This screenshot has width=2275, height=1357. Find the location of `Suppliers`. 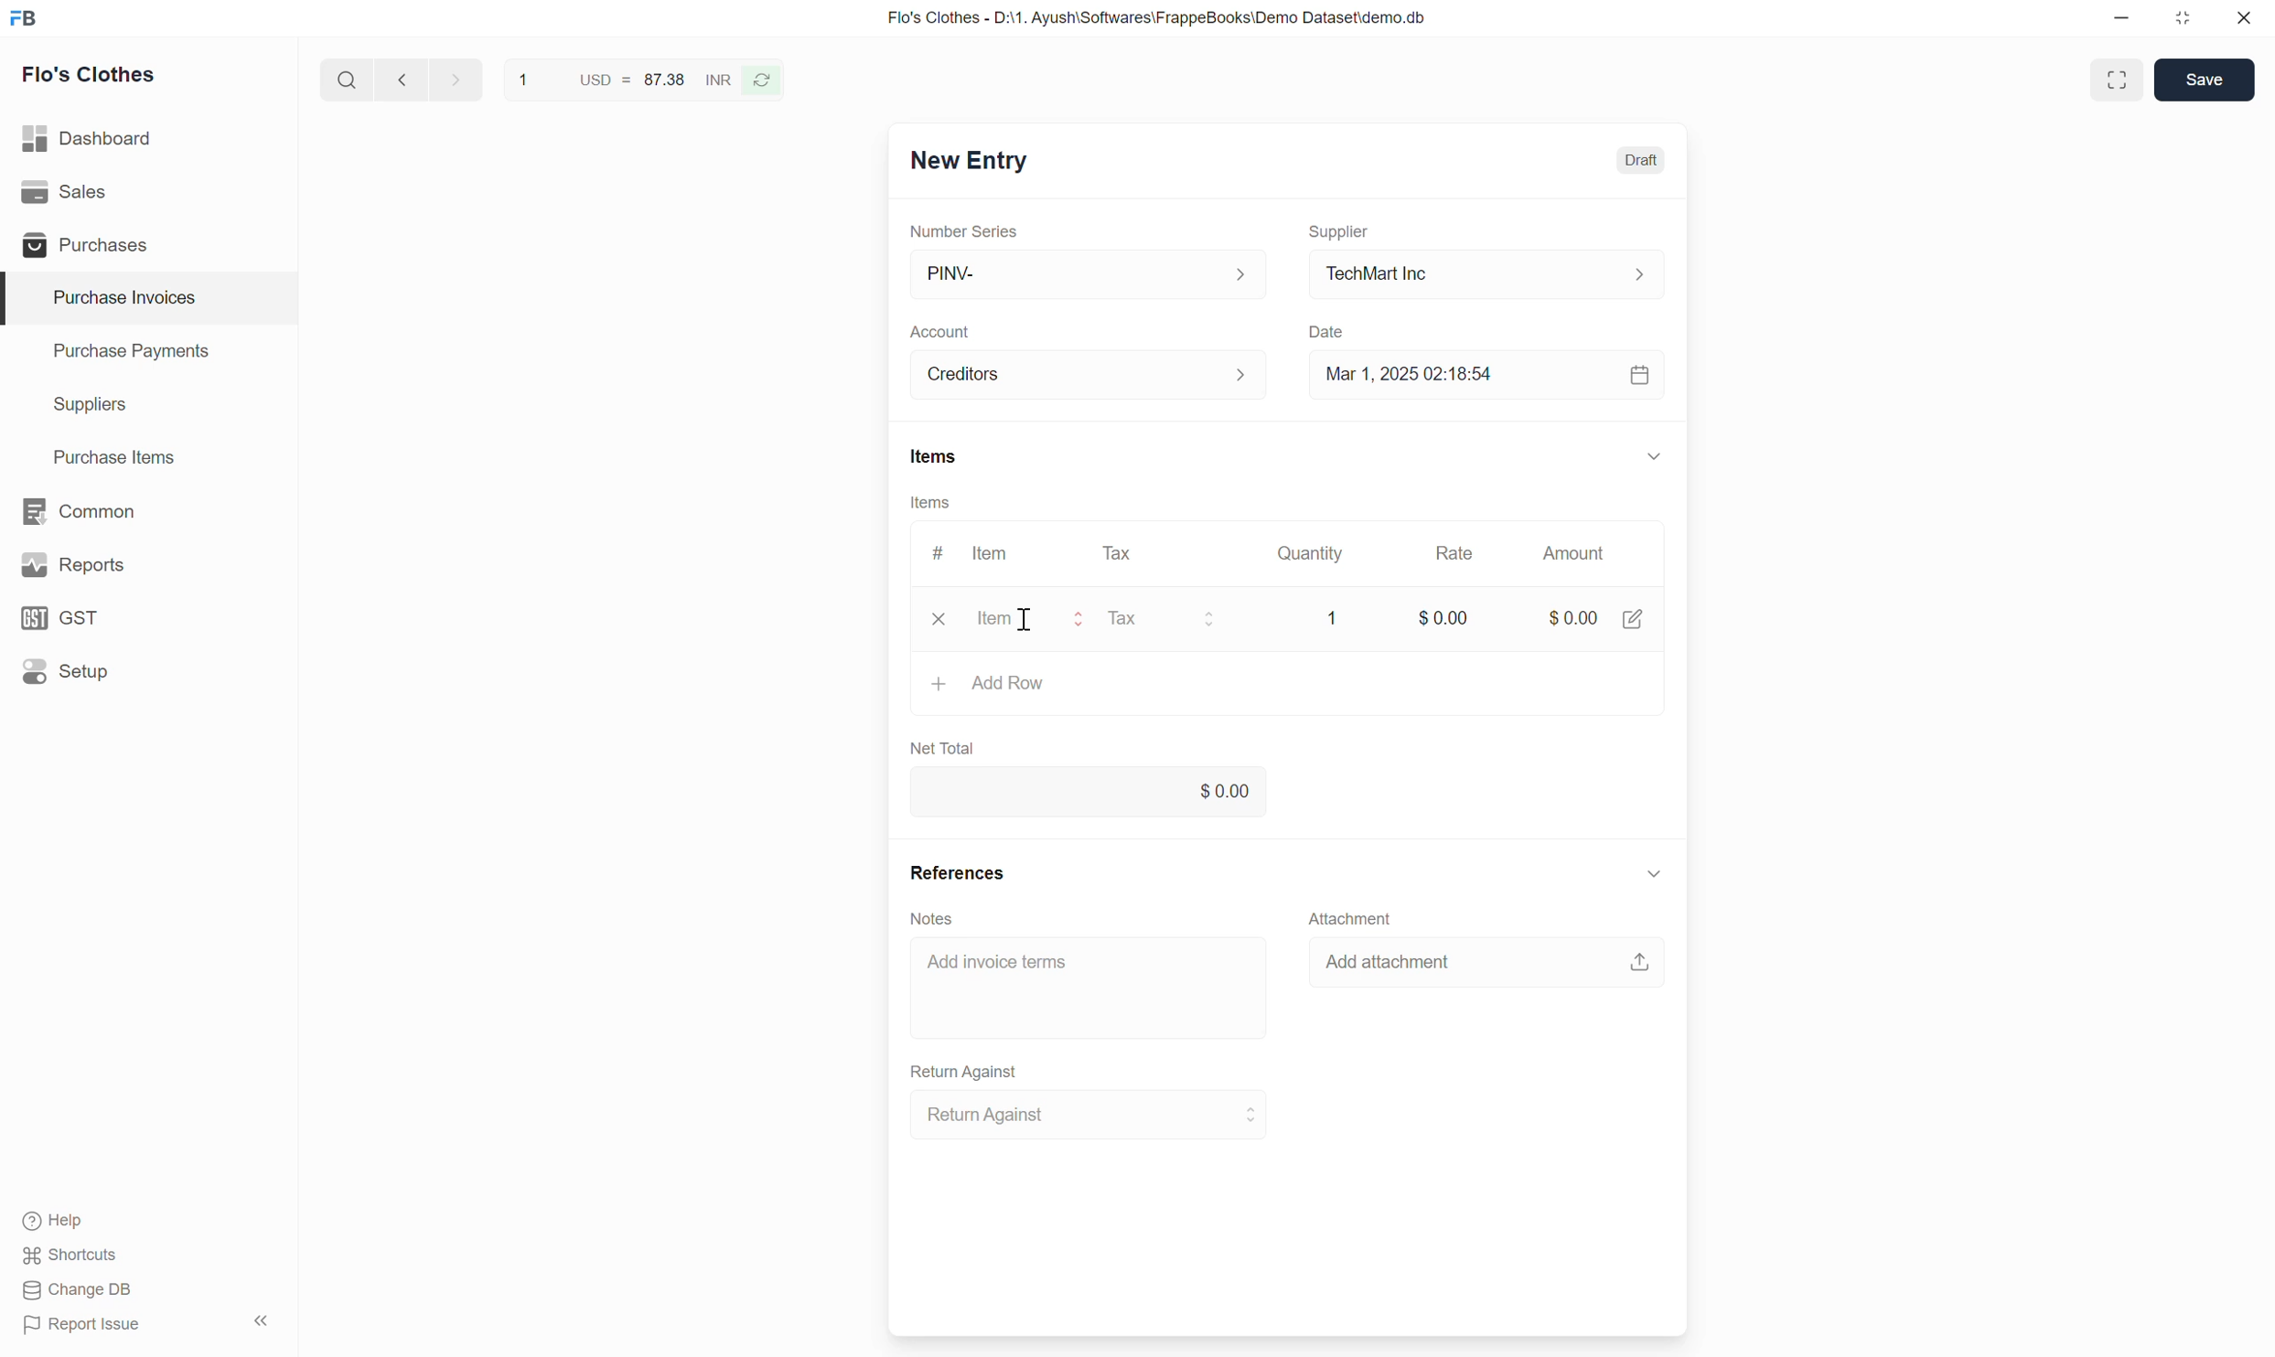

Suppliers is located at coordinates (149, 405).